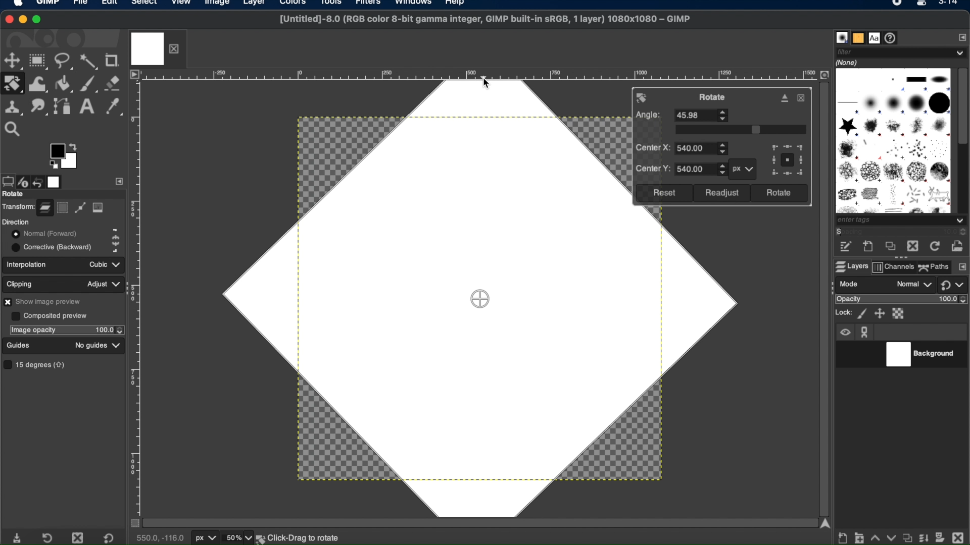 This screenshot has height=545, width=970. I want to click on 15 degrees, so click(37, 364).